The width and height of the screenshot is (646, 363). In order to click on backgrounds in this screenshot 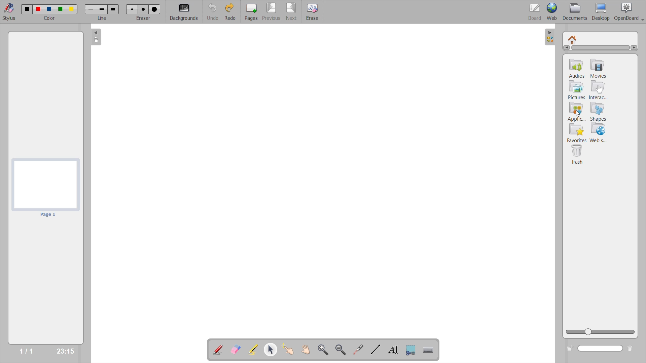, I will do `click(185, 12)`.